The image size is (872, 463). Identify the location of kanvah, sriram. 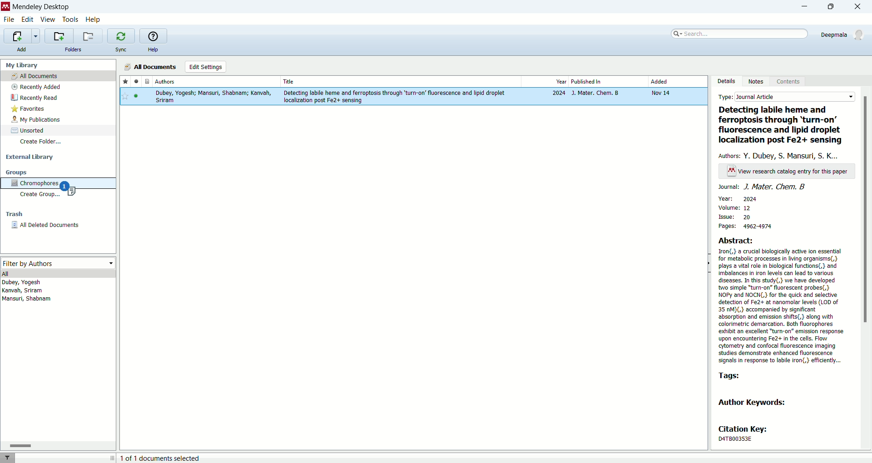
(22, 291).